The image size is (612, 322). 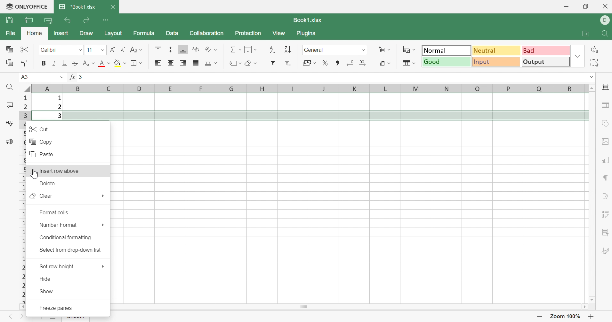 I want to click on Next, so click(x=21, y=317).